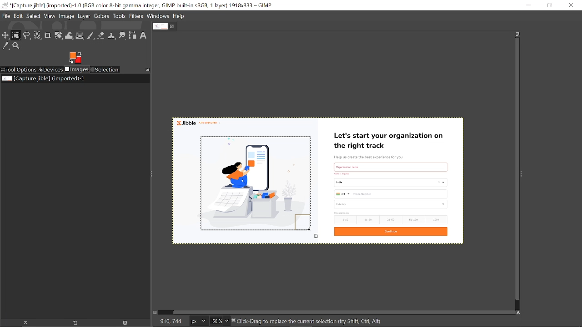  I want to click on Navigate this window, so click(518, 312).